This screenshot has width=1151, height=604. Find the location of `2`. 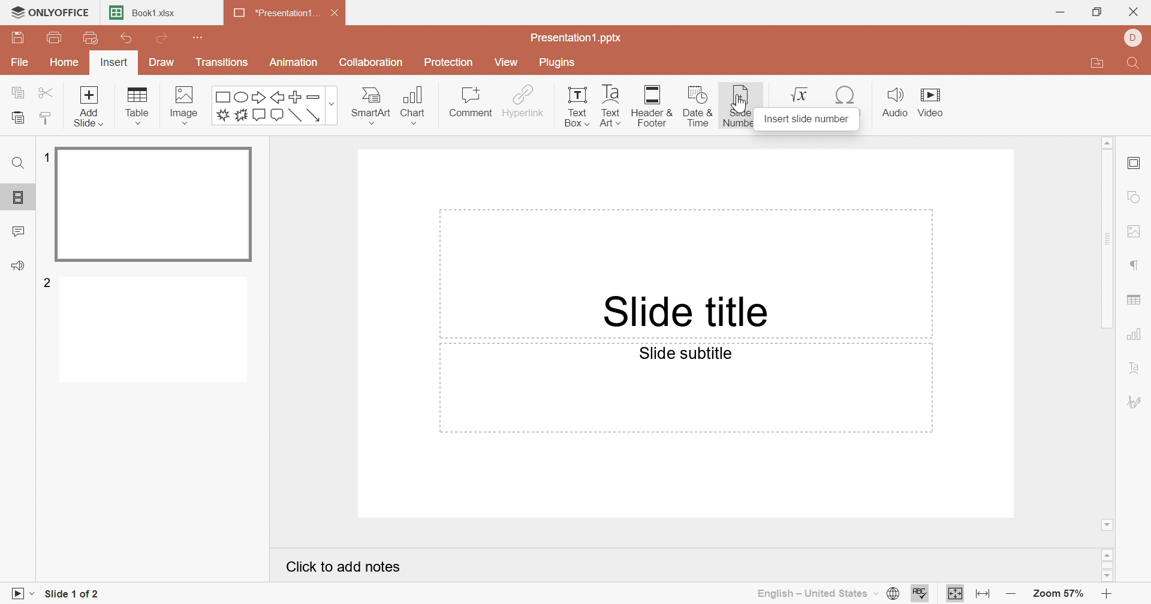

2 is located at coordinates (49, 282).